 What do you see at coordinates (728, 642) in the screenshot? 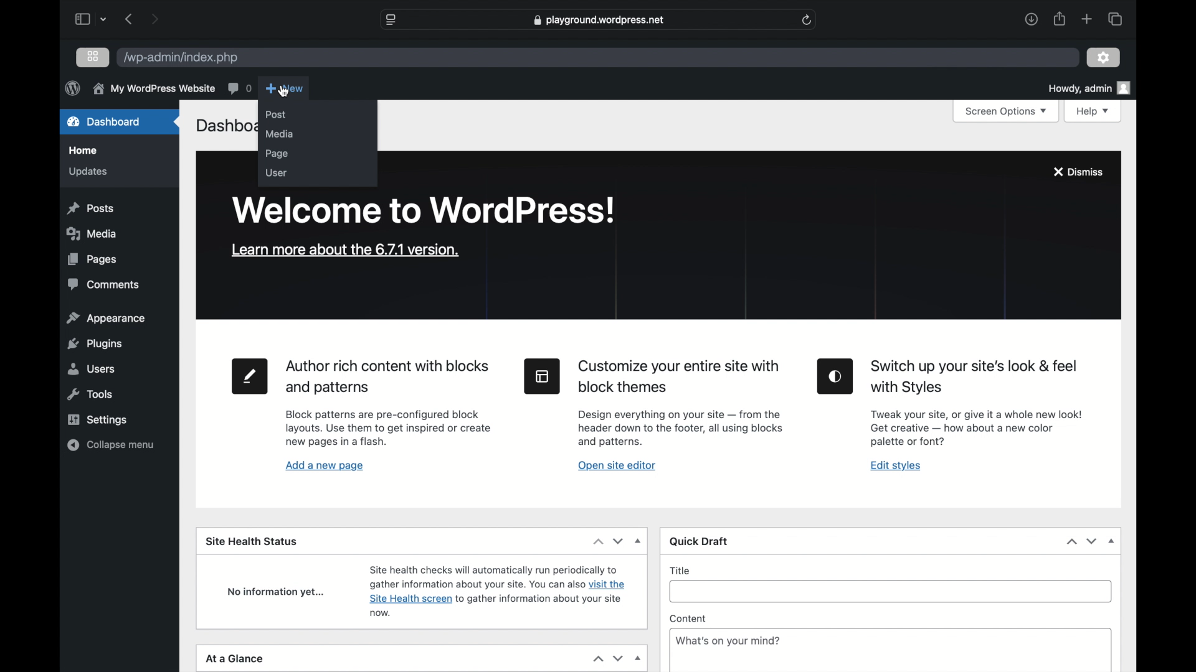
I see `what's on your mind?` at bounding box center [728, 642].